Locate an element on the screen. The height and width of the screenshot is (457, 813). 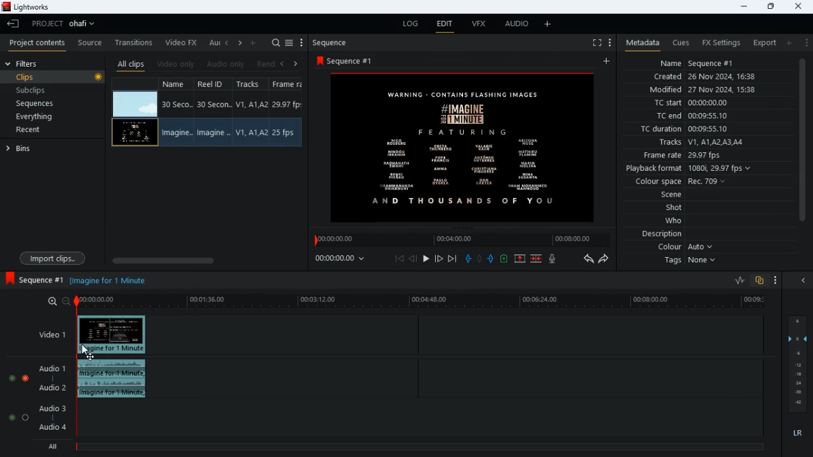
 image is located at coordinates (464, 147).